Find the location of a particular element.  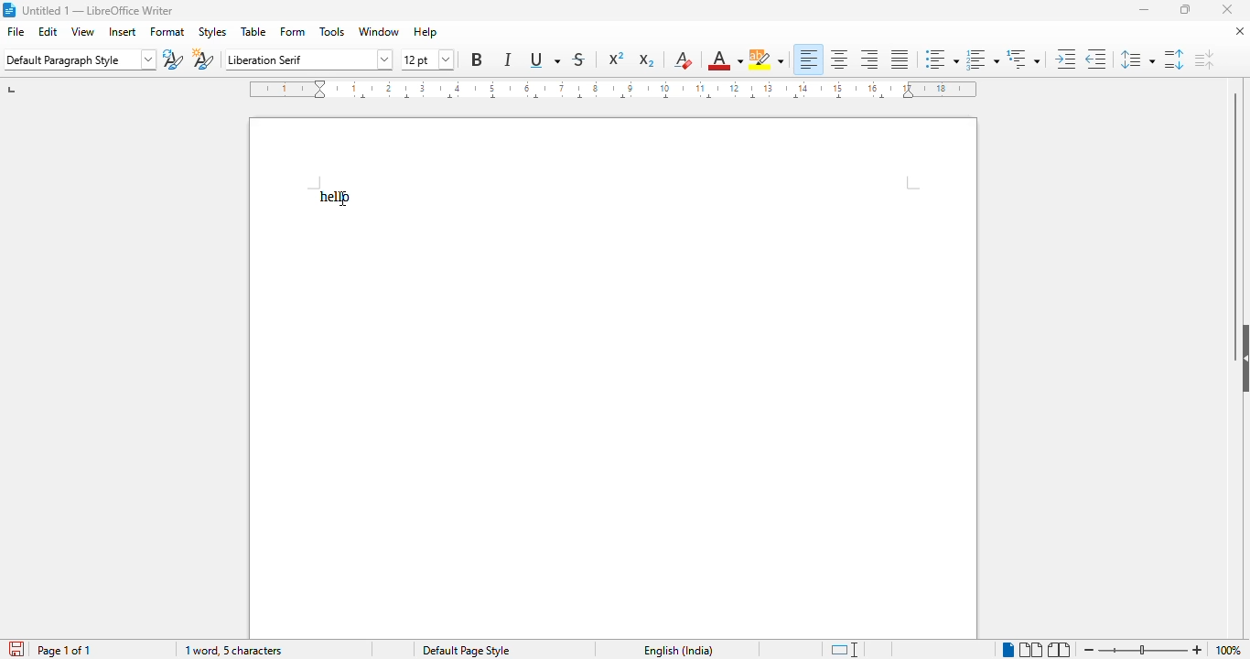

view is located at coordinates (82, 31).